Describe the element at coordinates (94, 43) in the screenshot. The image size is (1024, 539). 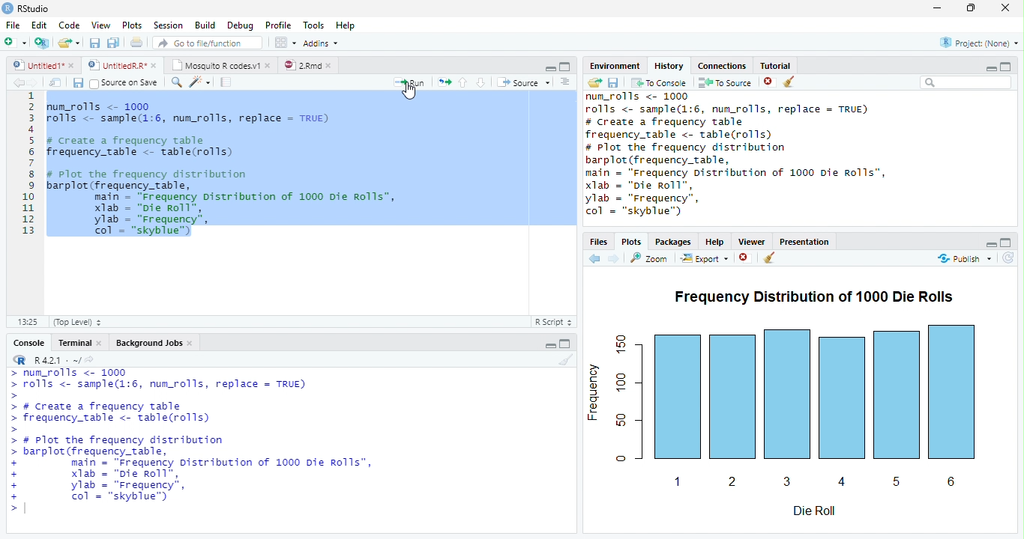
I see `Save current file` at that location.